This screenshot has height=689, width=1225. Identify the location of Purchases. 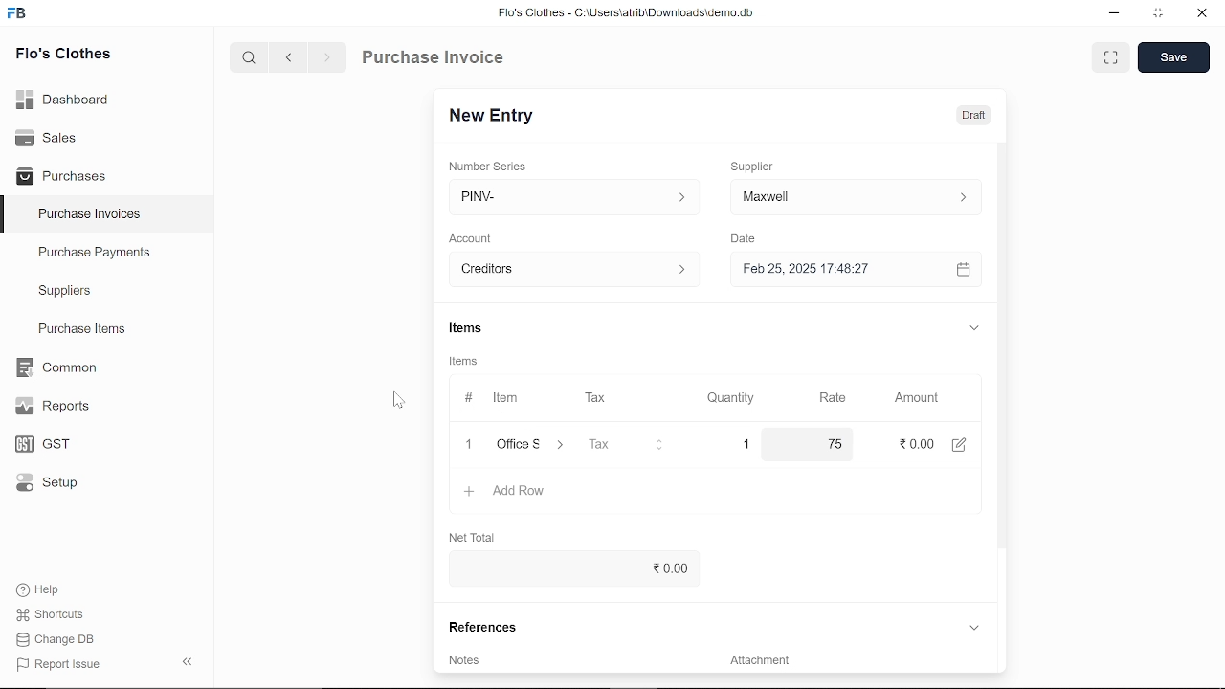
(61, 174).